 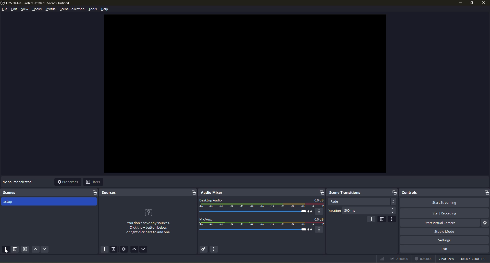 What do you see at coordinates (372, 219) in the screenshot?
I see `add configurable transition` at bounding box center [372, 219].